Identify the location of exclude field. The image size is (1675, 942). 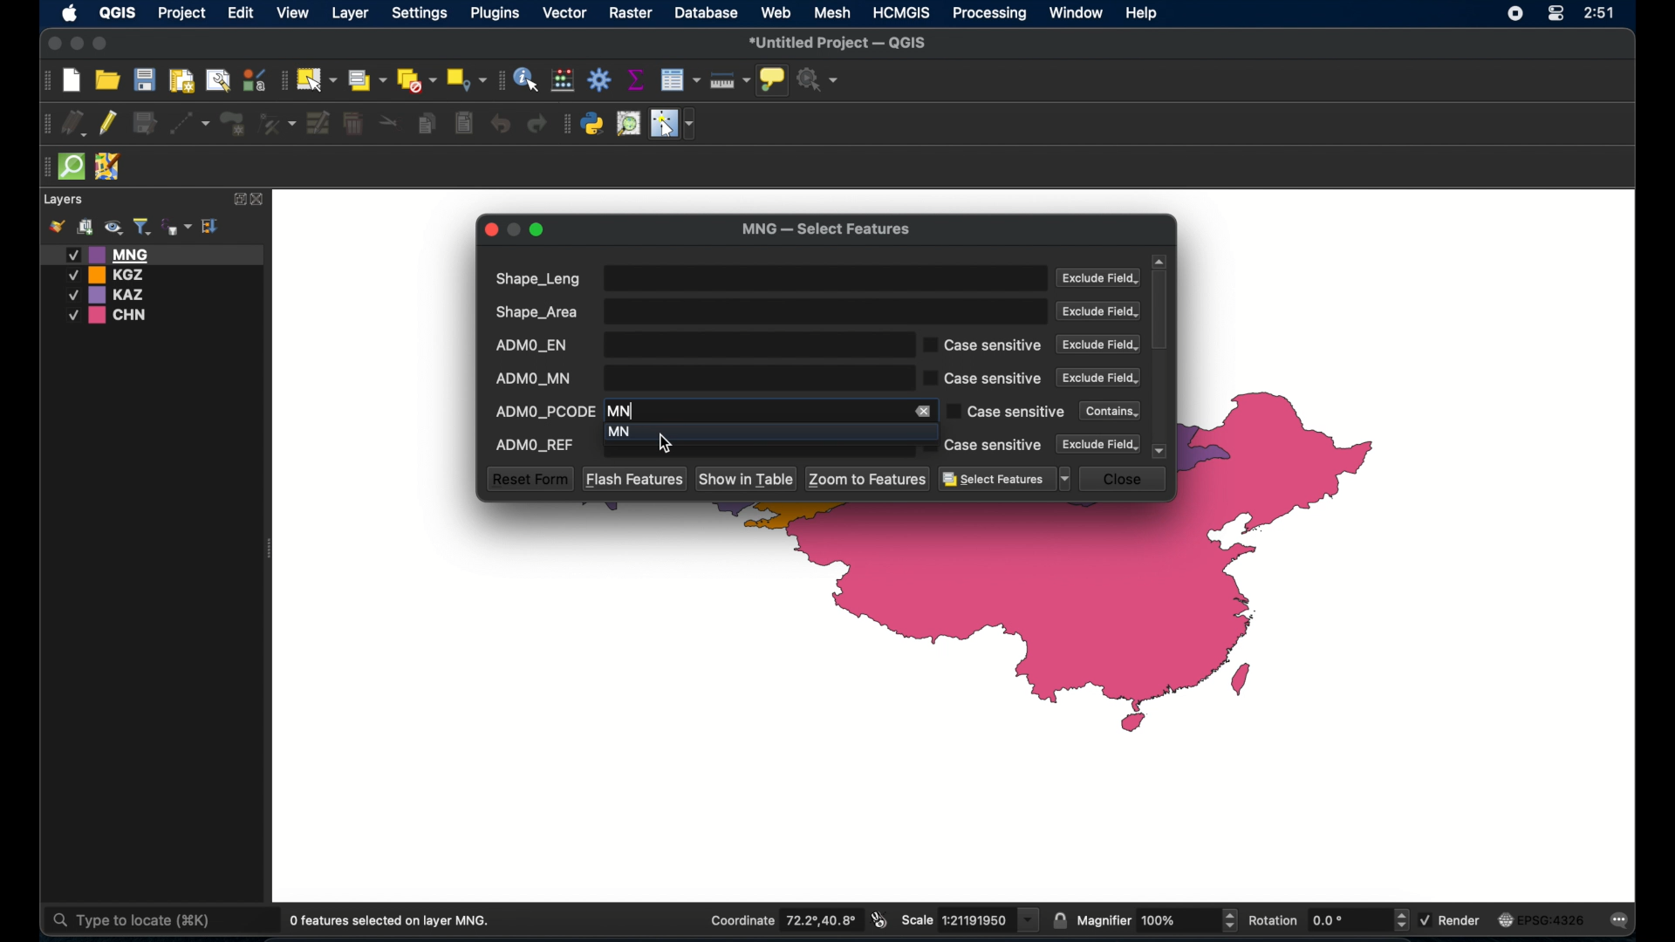
(1100, 444).